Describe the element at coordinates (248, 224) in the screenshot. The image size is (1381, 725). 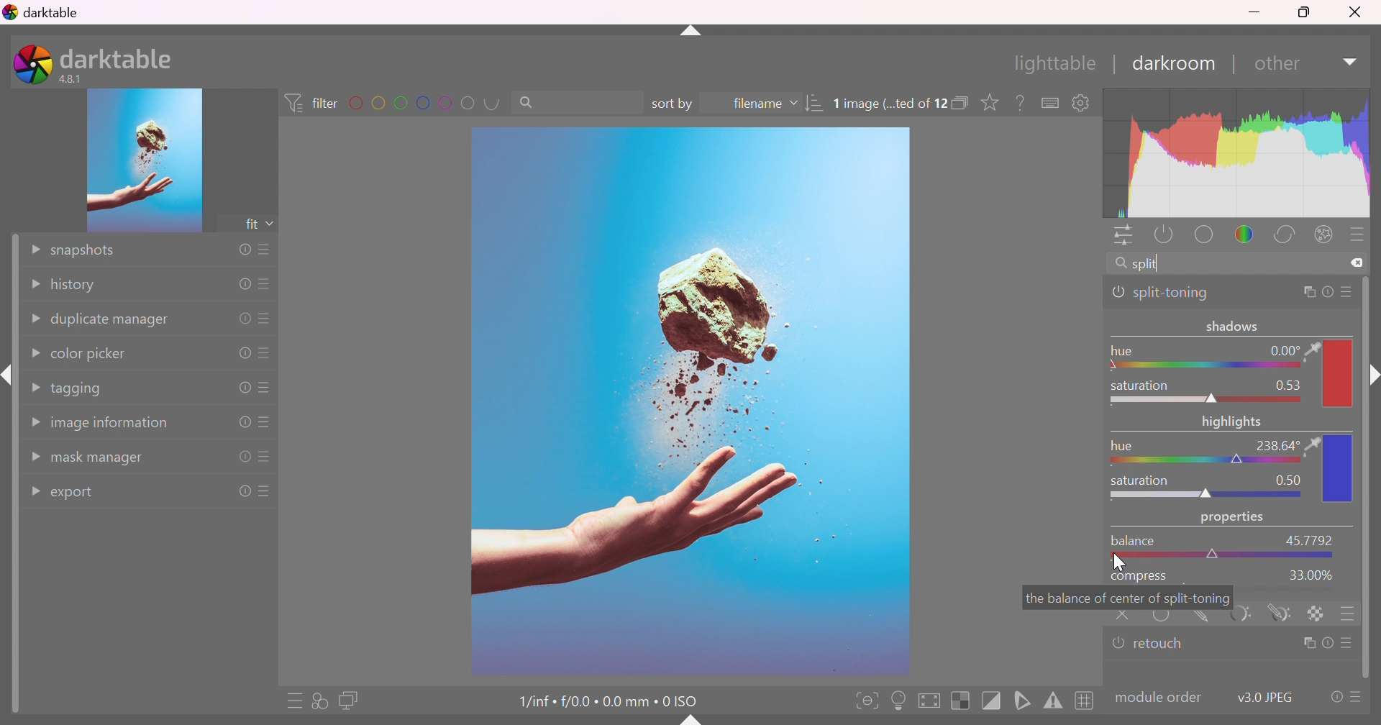
I see `fit` at that location.